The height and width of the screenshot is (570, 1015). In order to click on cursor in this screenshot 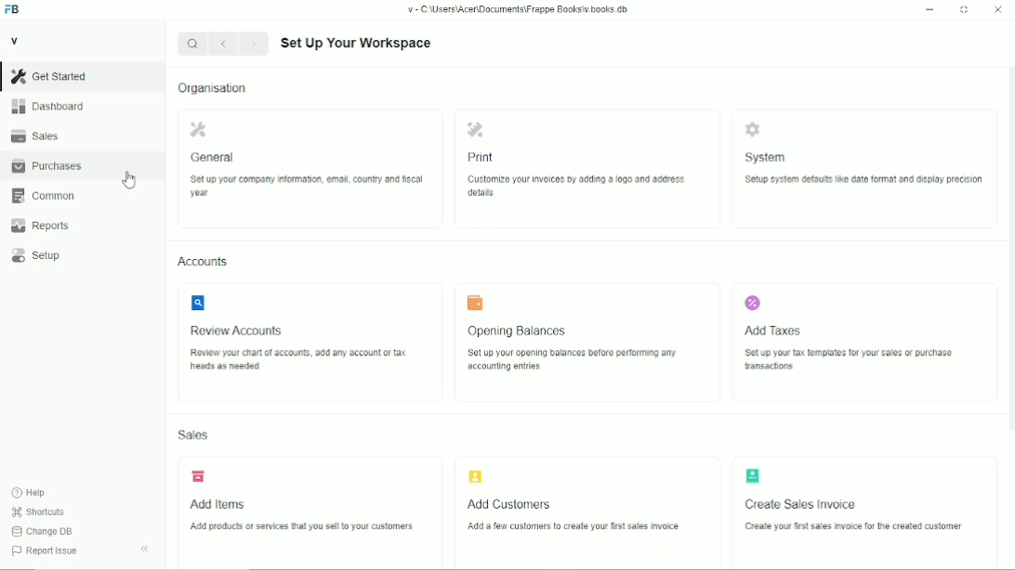, I will do `click(129, 180)`.